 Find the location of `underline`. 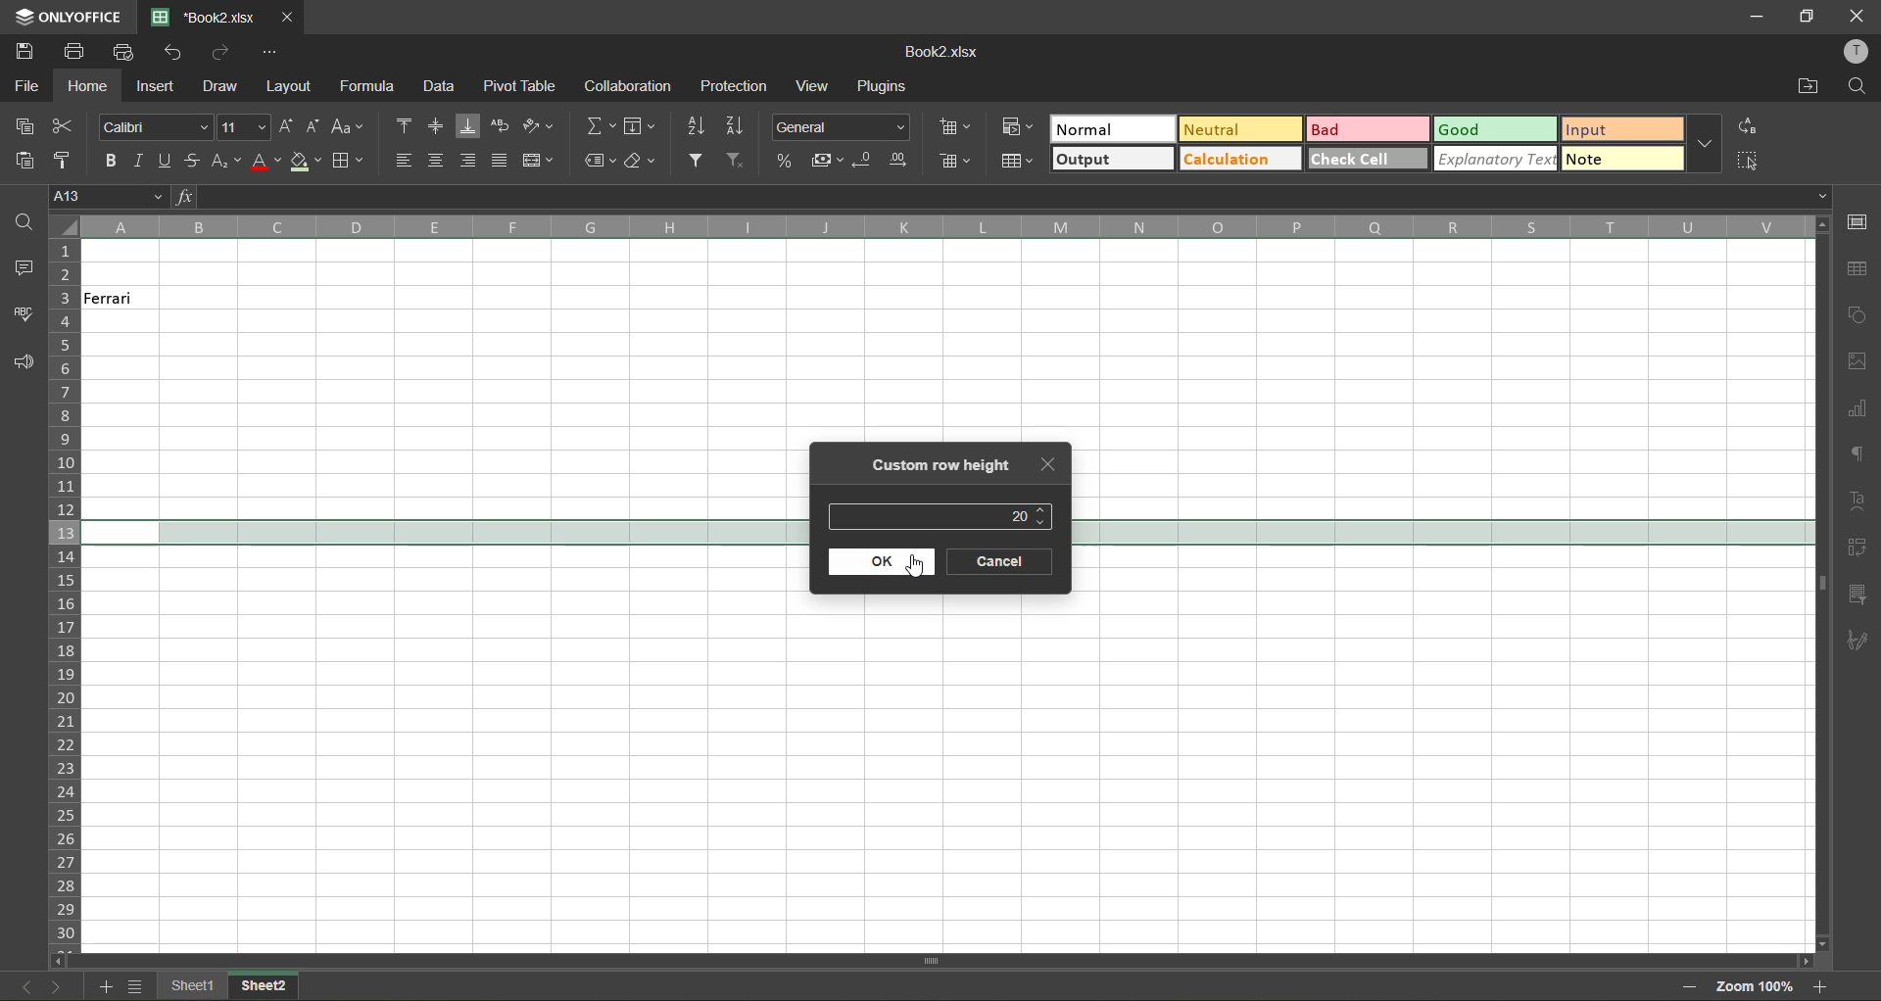

underline is located at coordinates (163, 161).